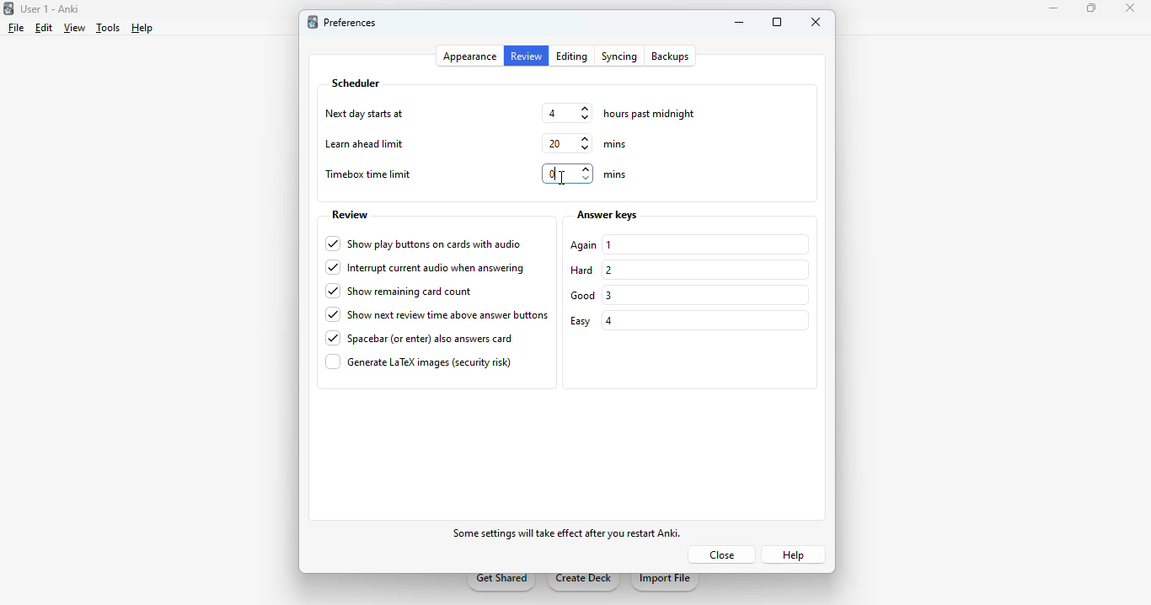 Image resolution: width=1151 pixels, height=605 pixels. Describe the element at coordinates (581, 322) in the screenshot. I see `easy` at that location.